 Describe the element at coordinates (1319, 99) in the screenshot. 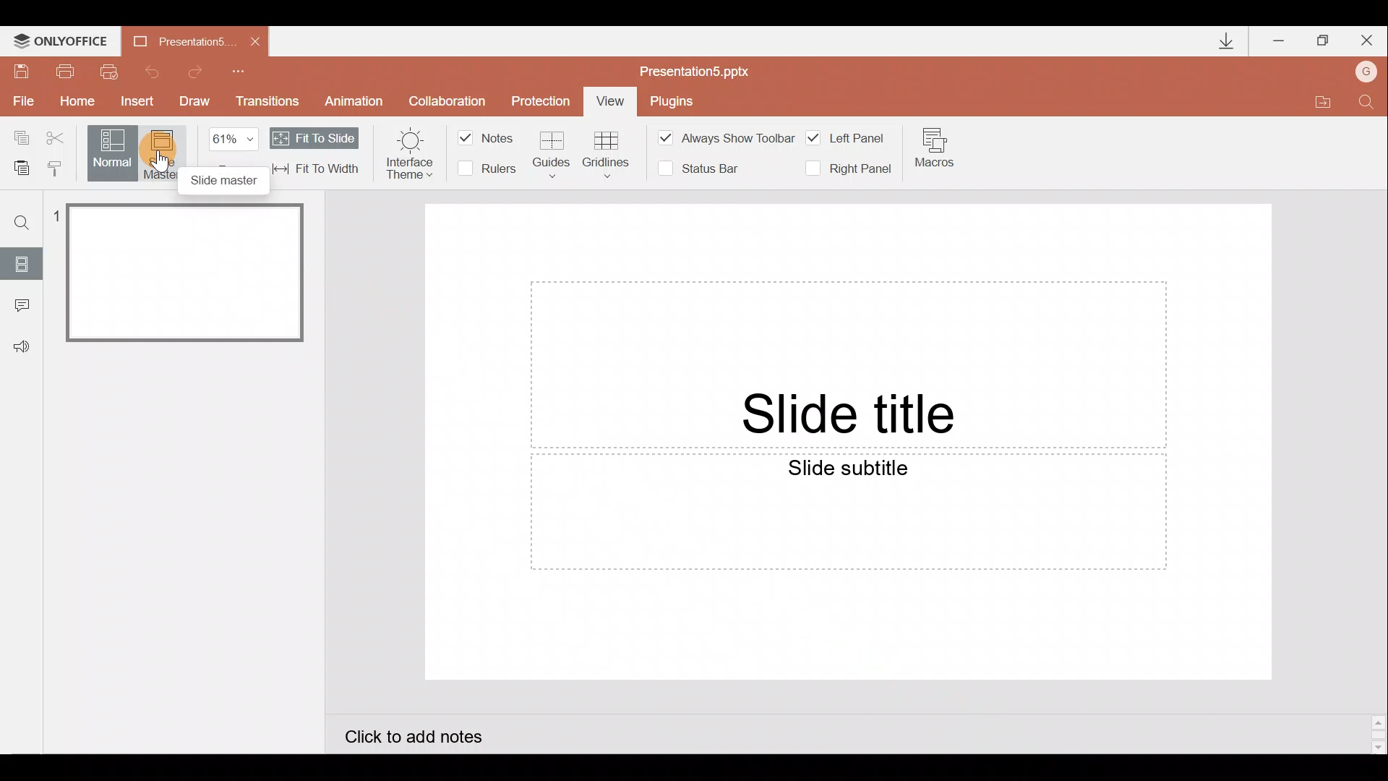

I see `Open file location` at that location.